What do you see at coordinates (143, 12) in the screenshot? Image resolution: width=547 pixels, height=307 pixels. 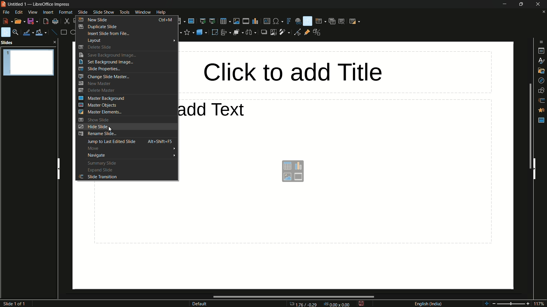 I see `window menu` at bounding box center [143, 12].